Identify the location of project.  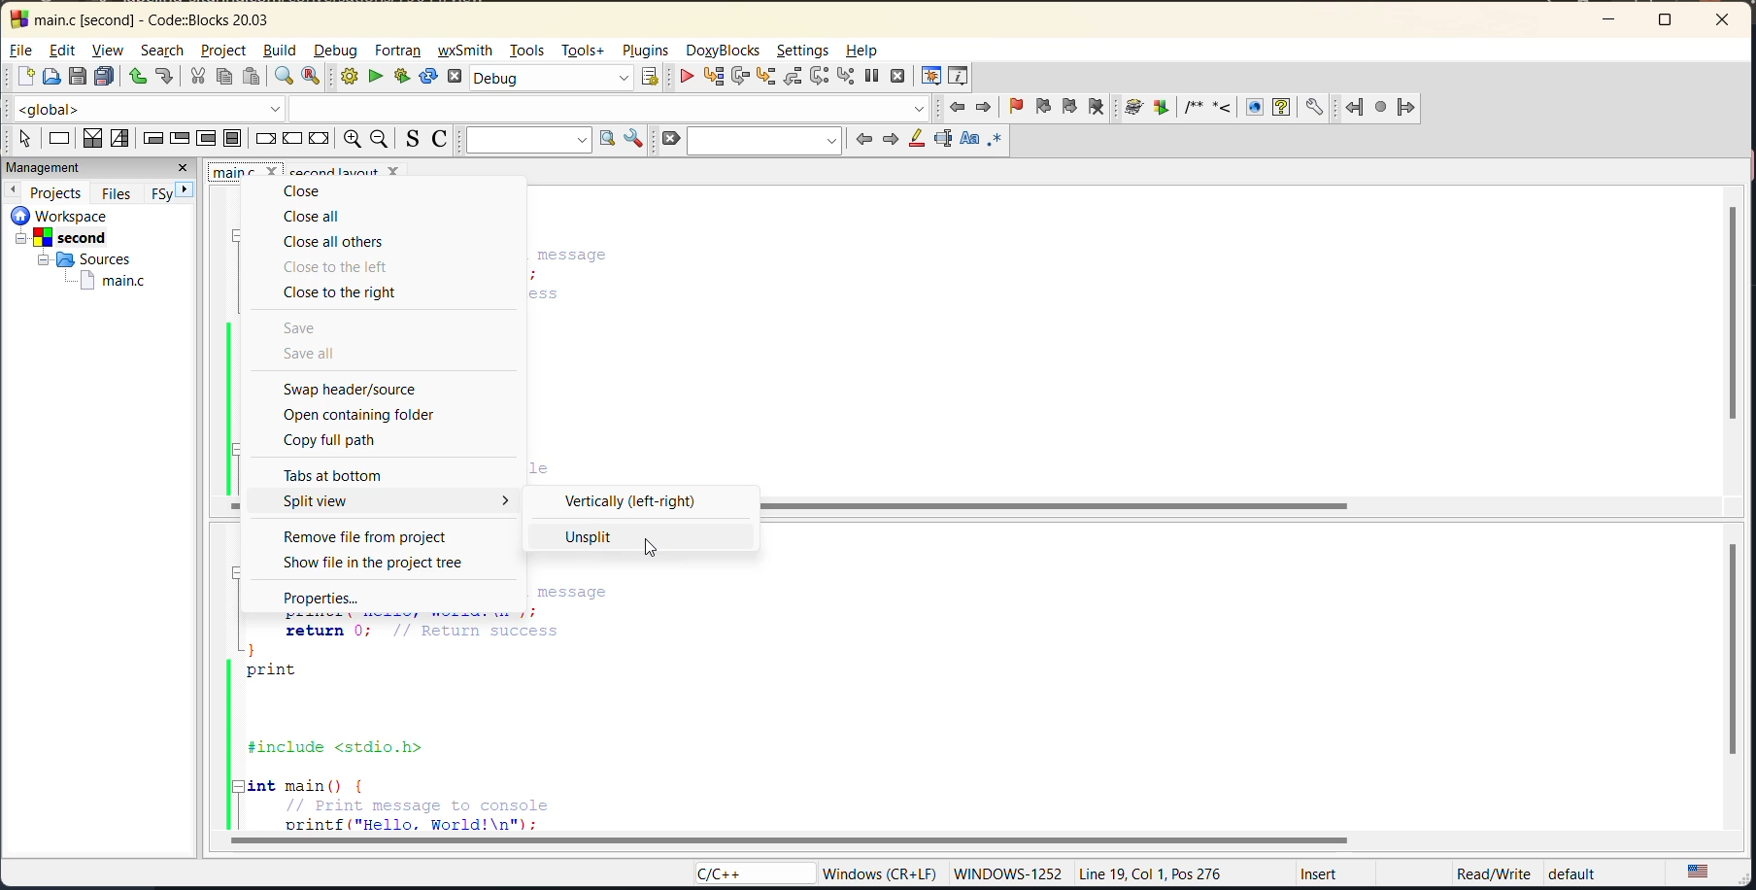
(226, 49).